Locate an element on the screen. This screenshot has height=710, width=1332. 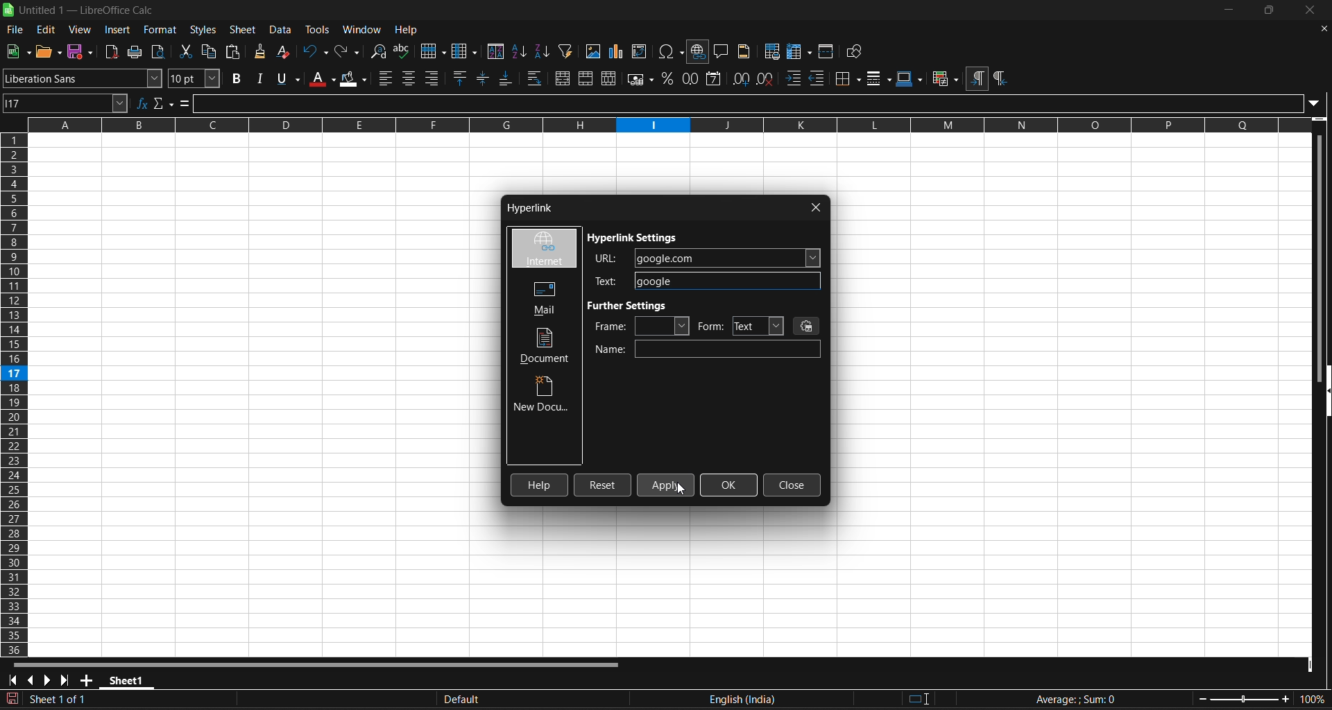
save is located at coordinates (81, 52).